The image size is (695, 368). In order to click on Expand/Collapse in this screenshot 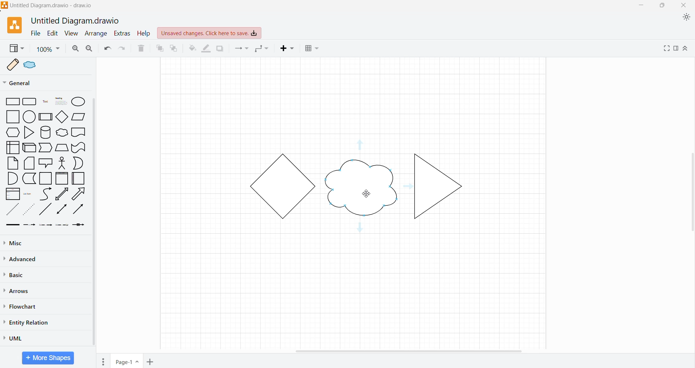, I will do `click(685, 49)`.